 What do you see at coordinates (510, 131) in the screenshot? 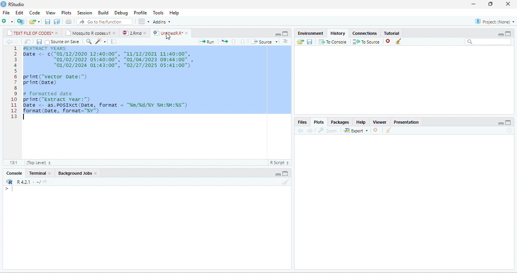
I see `refresh` at bounding box center [510, 131].